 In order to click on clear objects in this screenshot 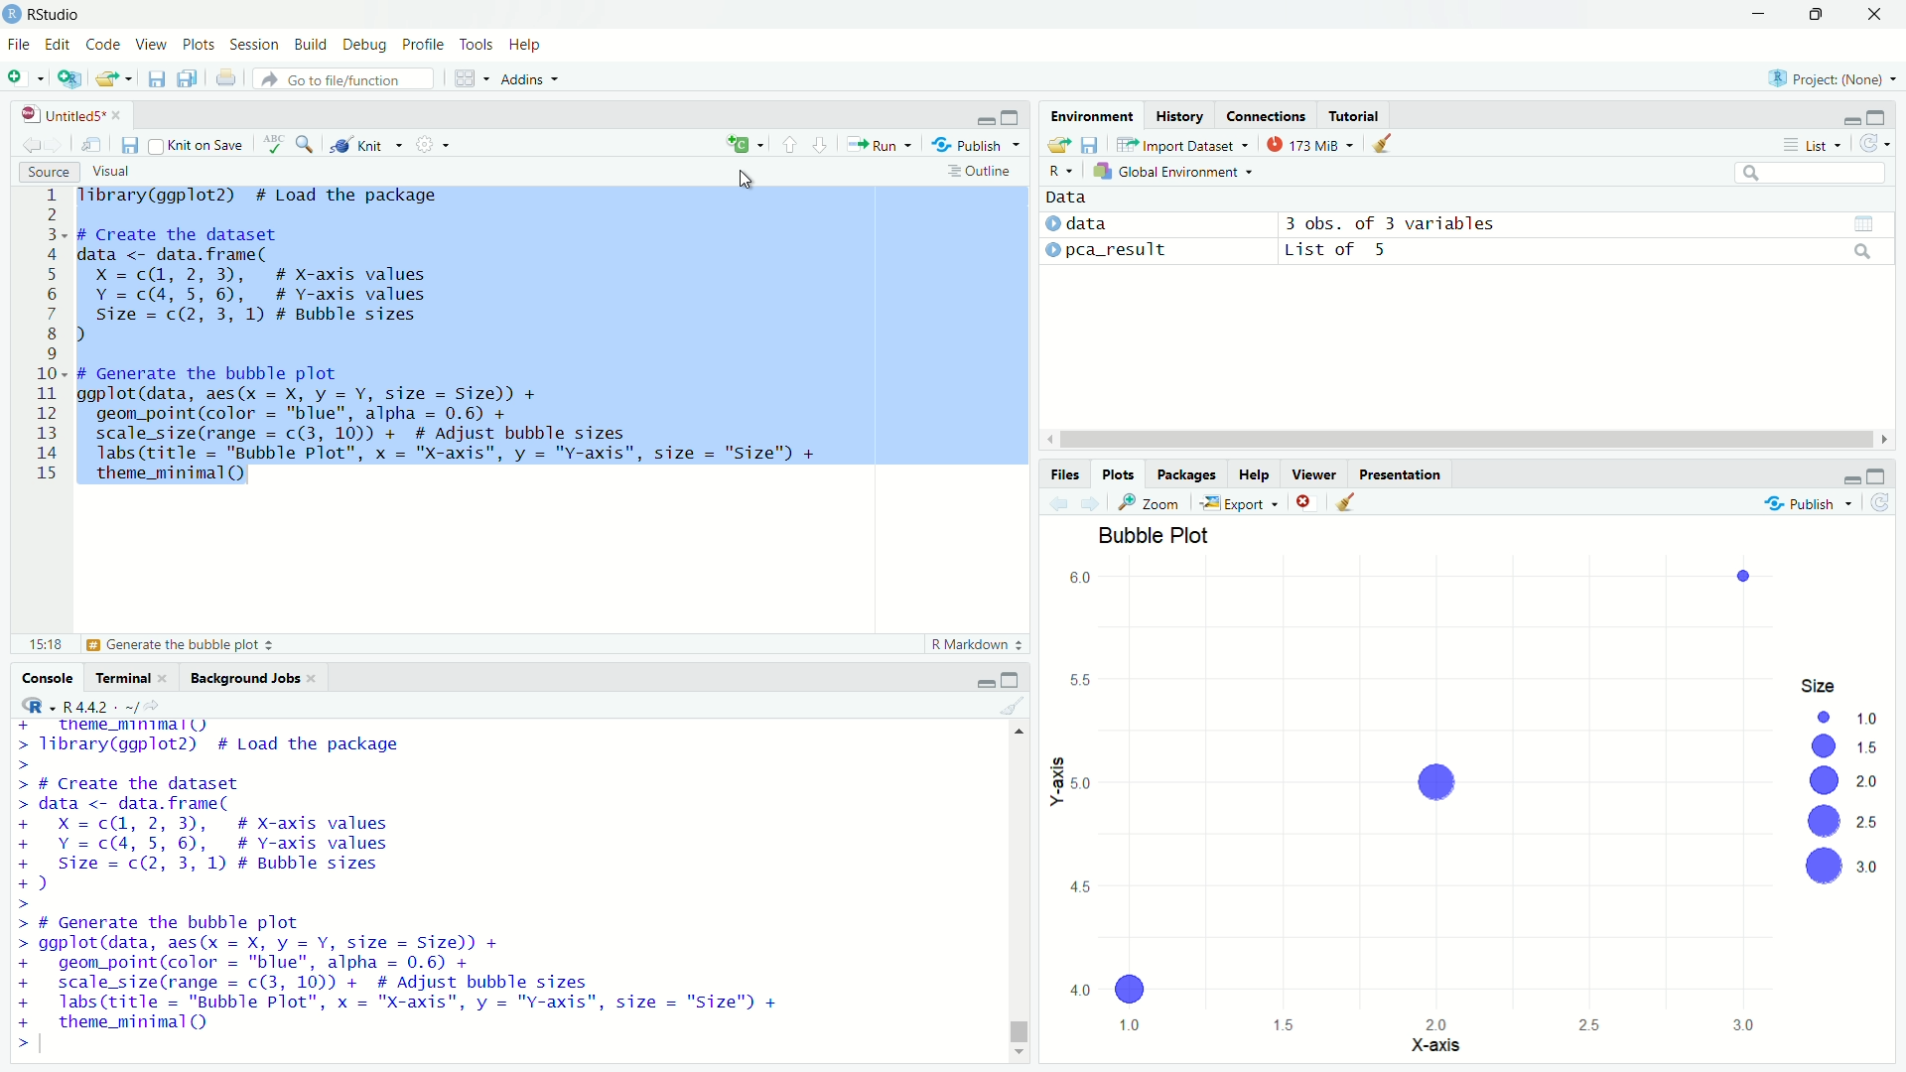, I will do `click(1384, 142)`.